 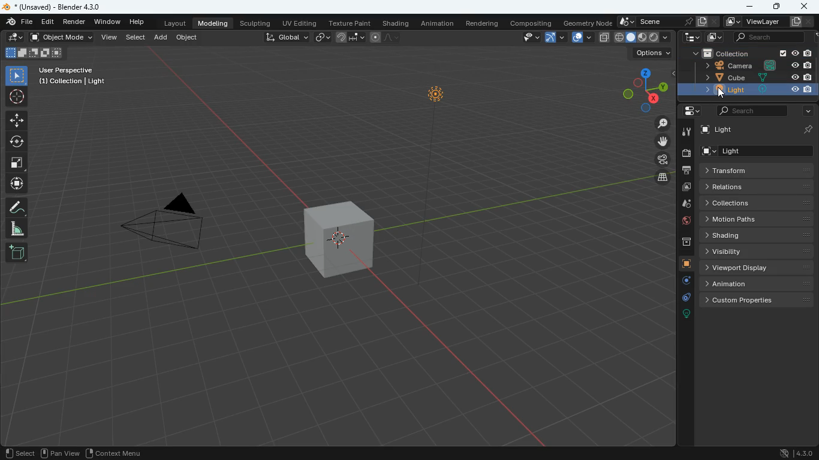 What do you see at coordinates (751, 7) in the screenshot?
I see `minimize` at bounding box center [751, 7].